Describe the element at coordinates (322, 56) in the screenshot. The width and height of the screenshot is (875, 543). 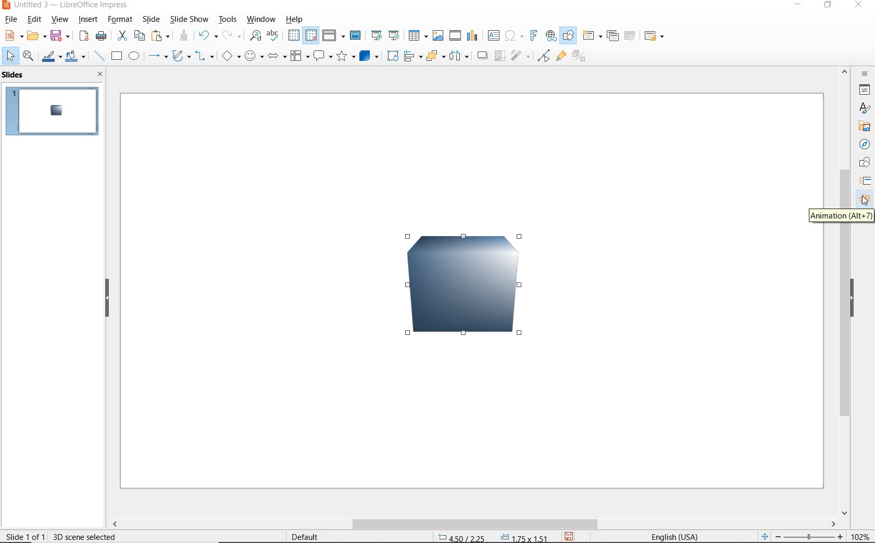
I see `callout shapes` at that location.